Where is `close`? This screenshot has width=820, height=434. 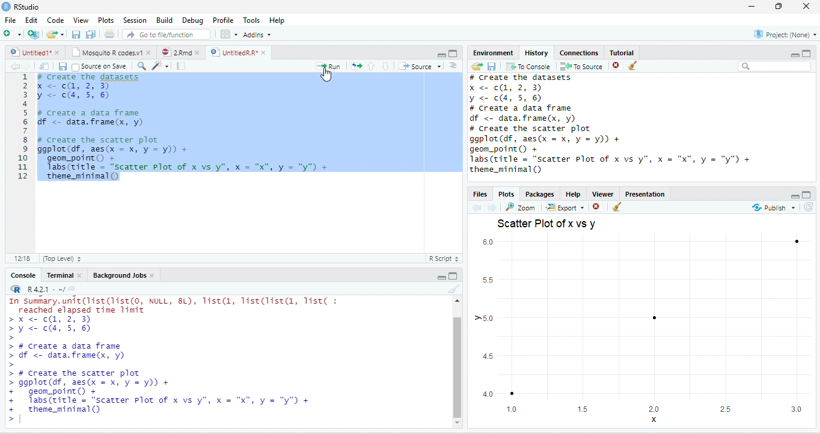 close is located at coordinates (148, 52).